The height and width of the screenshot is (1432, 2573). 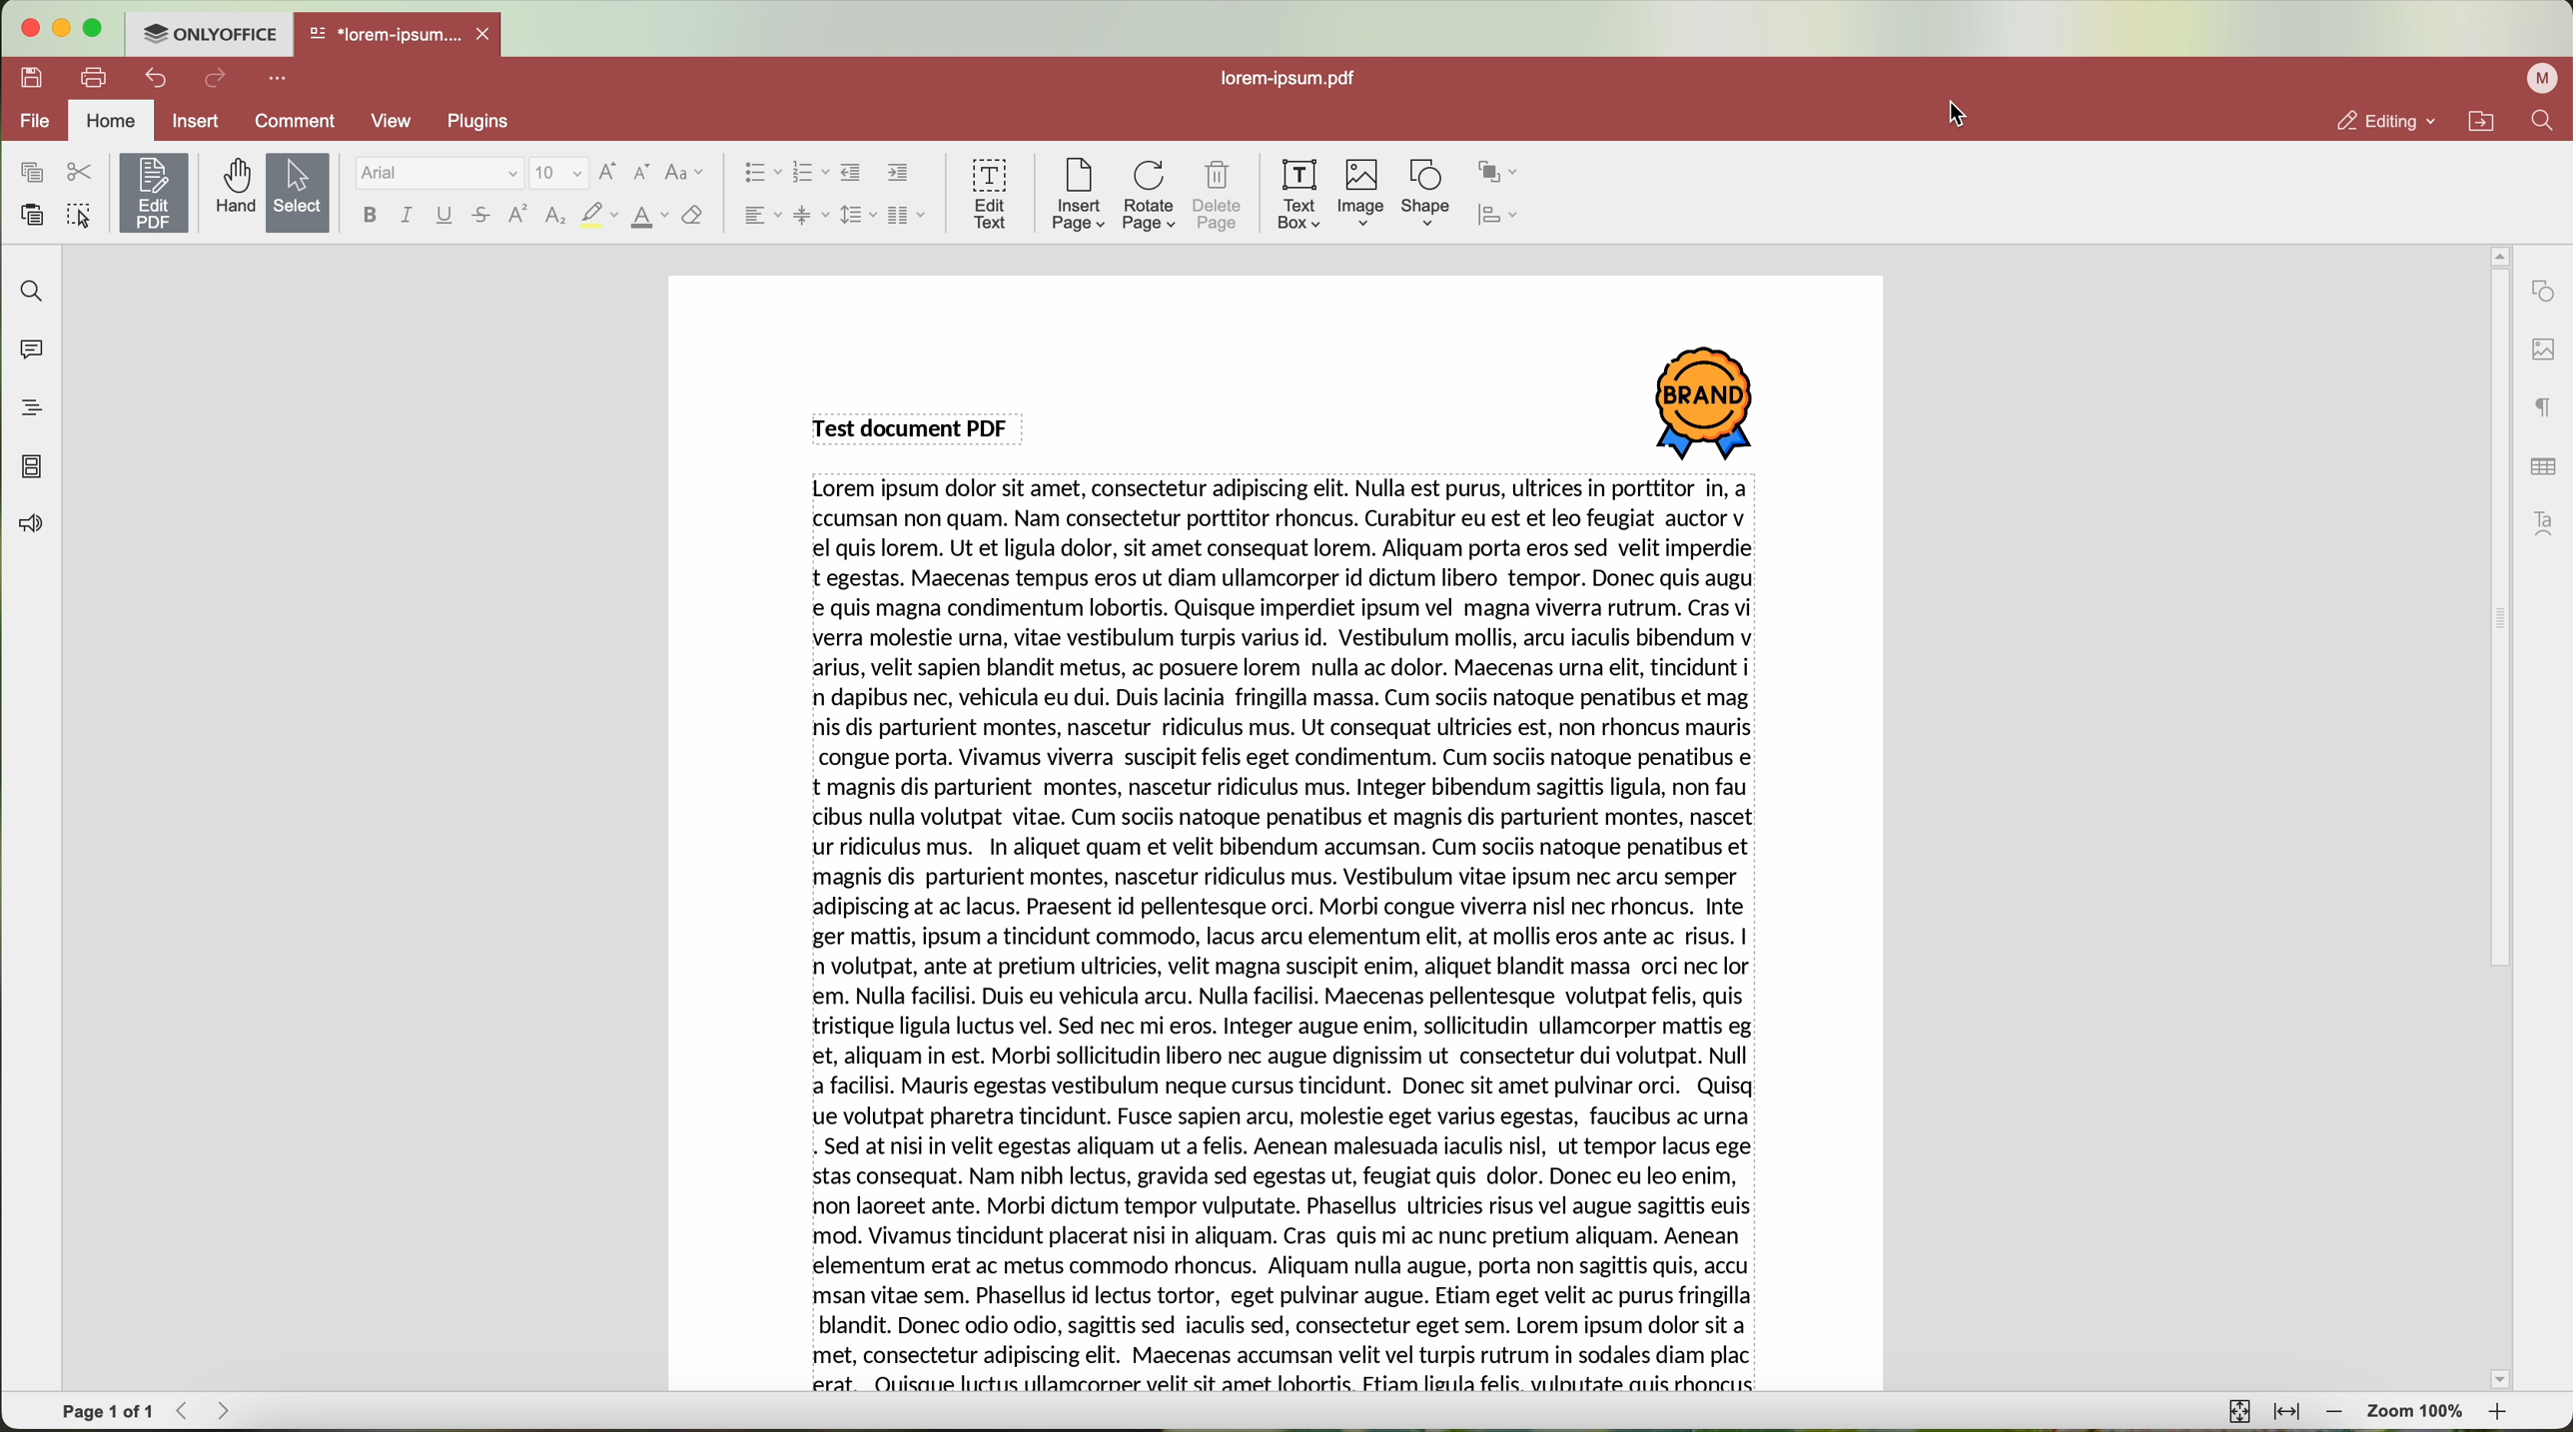 I want to click on shape, so click(x=1426, y=194).